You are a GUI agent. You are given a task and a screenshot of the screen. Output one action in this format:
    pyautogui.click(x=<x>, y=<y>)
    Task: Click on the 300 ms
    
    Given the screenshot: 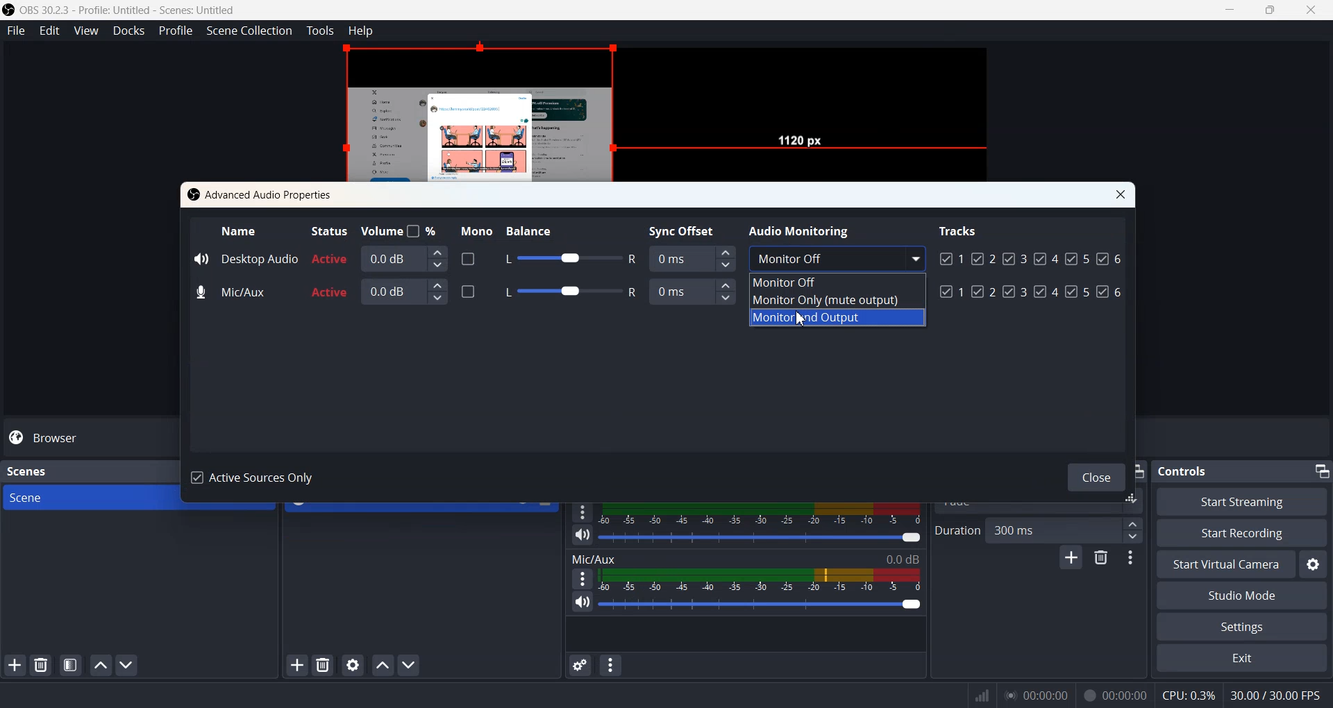 What is the action you would take?
    pyautogui.click(x=1066, y=530)
    